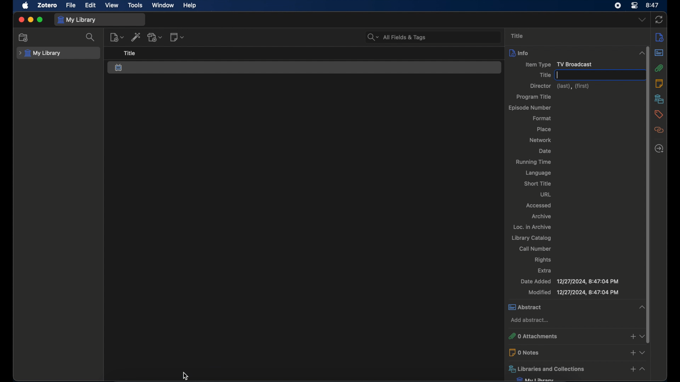 The height and width of the screenshot is (382, 680). Describe the element at coordinates (631, 337) in the screenshot. I see `add attachments` at that location.